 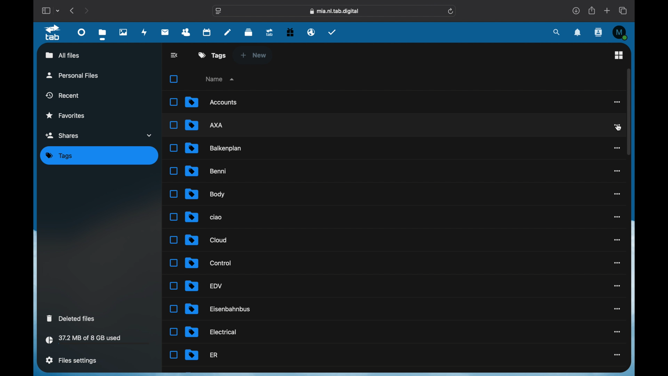 What do you see at coordinates (204, 285) in the screenshot?
I see `file` at bounding box center [204, 285].